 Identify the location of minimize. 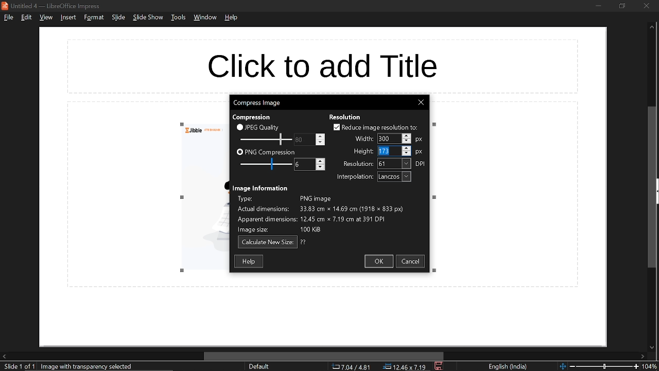
(598, 6).